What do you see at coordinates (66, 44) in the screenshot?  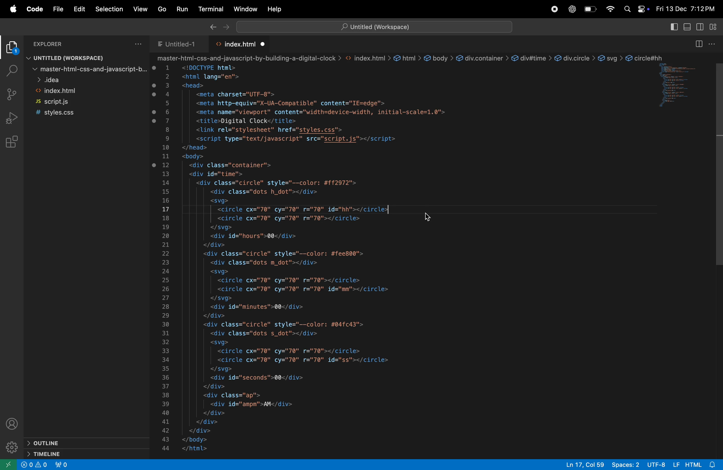 I see `explorer` at bounding box center [66, 44].